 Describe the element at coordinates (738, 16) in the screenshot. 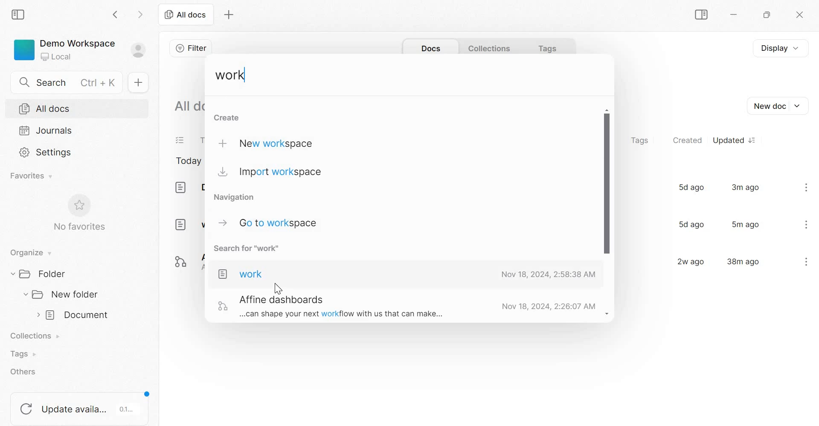

I see `minimize` at that location.